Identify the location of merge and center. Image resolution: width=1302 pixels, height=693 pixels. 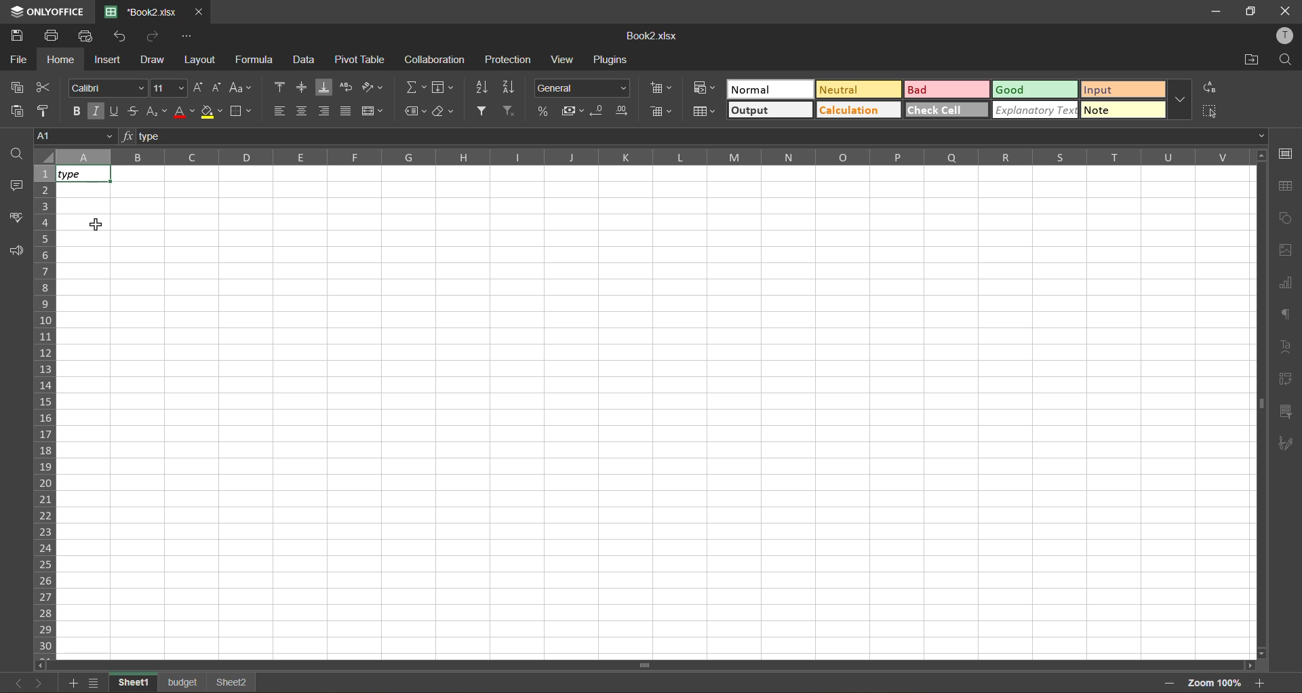
(370, 112).